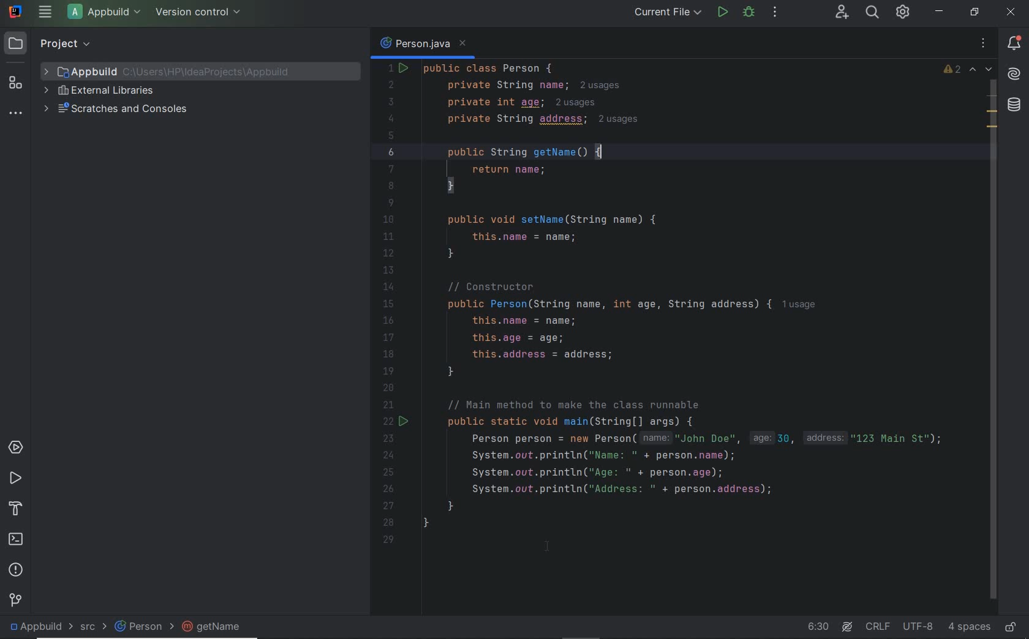 The width and height of the screenshot is (1029, 639). I want to click on project file name, so click(107, 13).